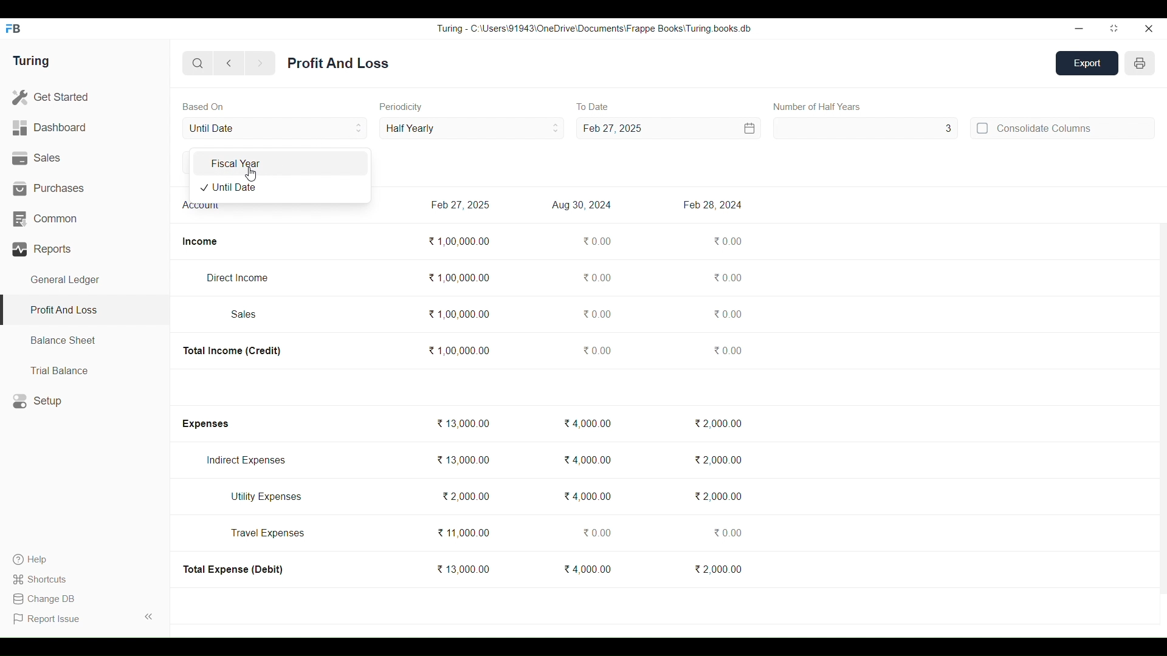 The height and width of the screenshot is (656, 1167). What do you see at coordinates (458, 350) in the screenshot?
I see `1,00,000.00` at bounding box center [458, 350].